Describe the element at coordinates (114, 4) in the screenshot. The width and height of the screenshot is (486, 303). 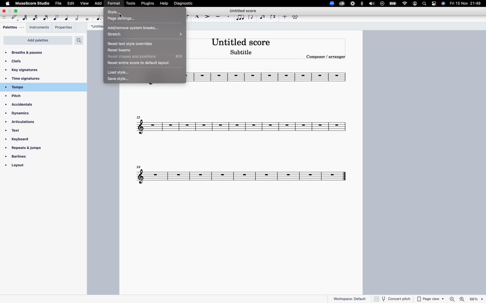
I see `format` at that location.